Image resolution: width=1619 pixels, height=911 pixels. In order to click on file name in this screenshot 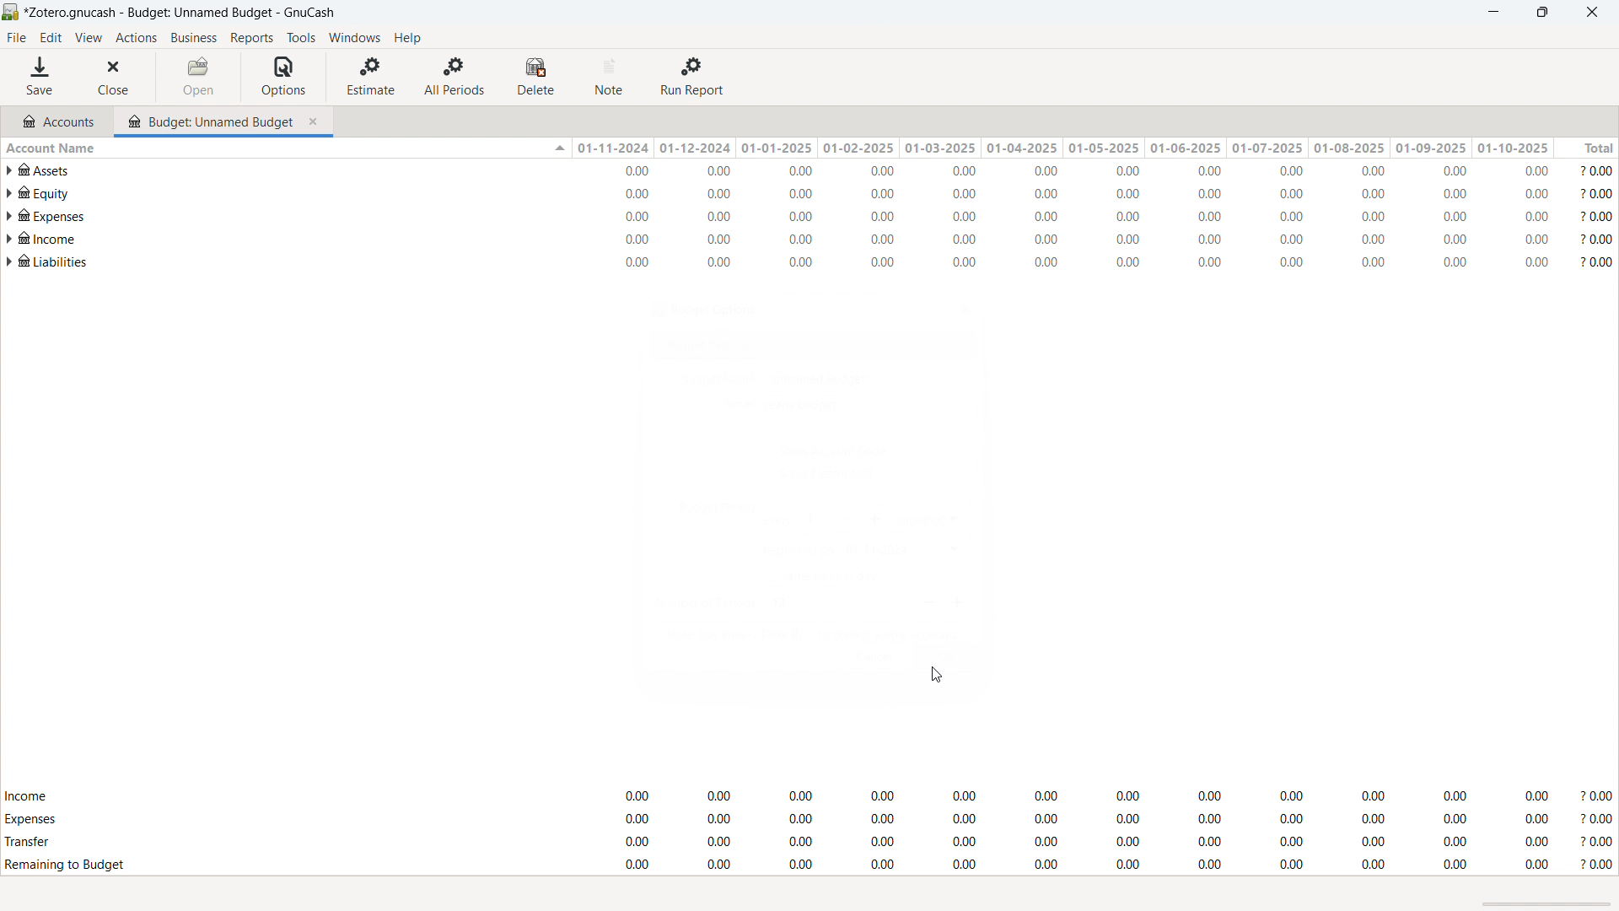, I will do `click(181, 13)`.